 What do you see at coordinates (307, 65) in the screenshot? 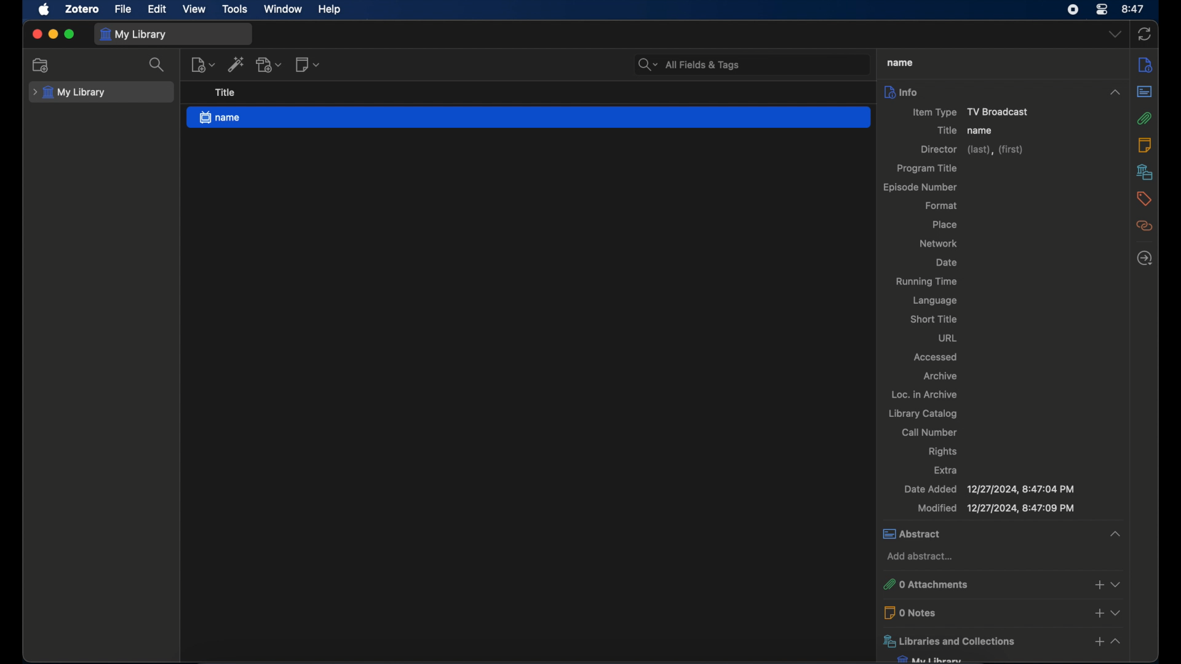
I see `new note` at bounding box center [307, 65].